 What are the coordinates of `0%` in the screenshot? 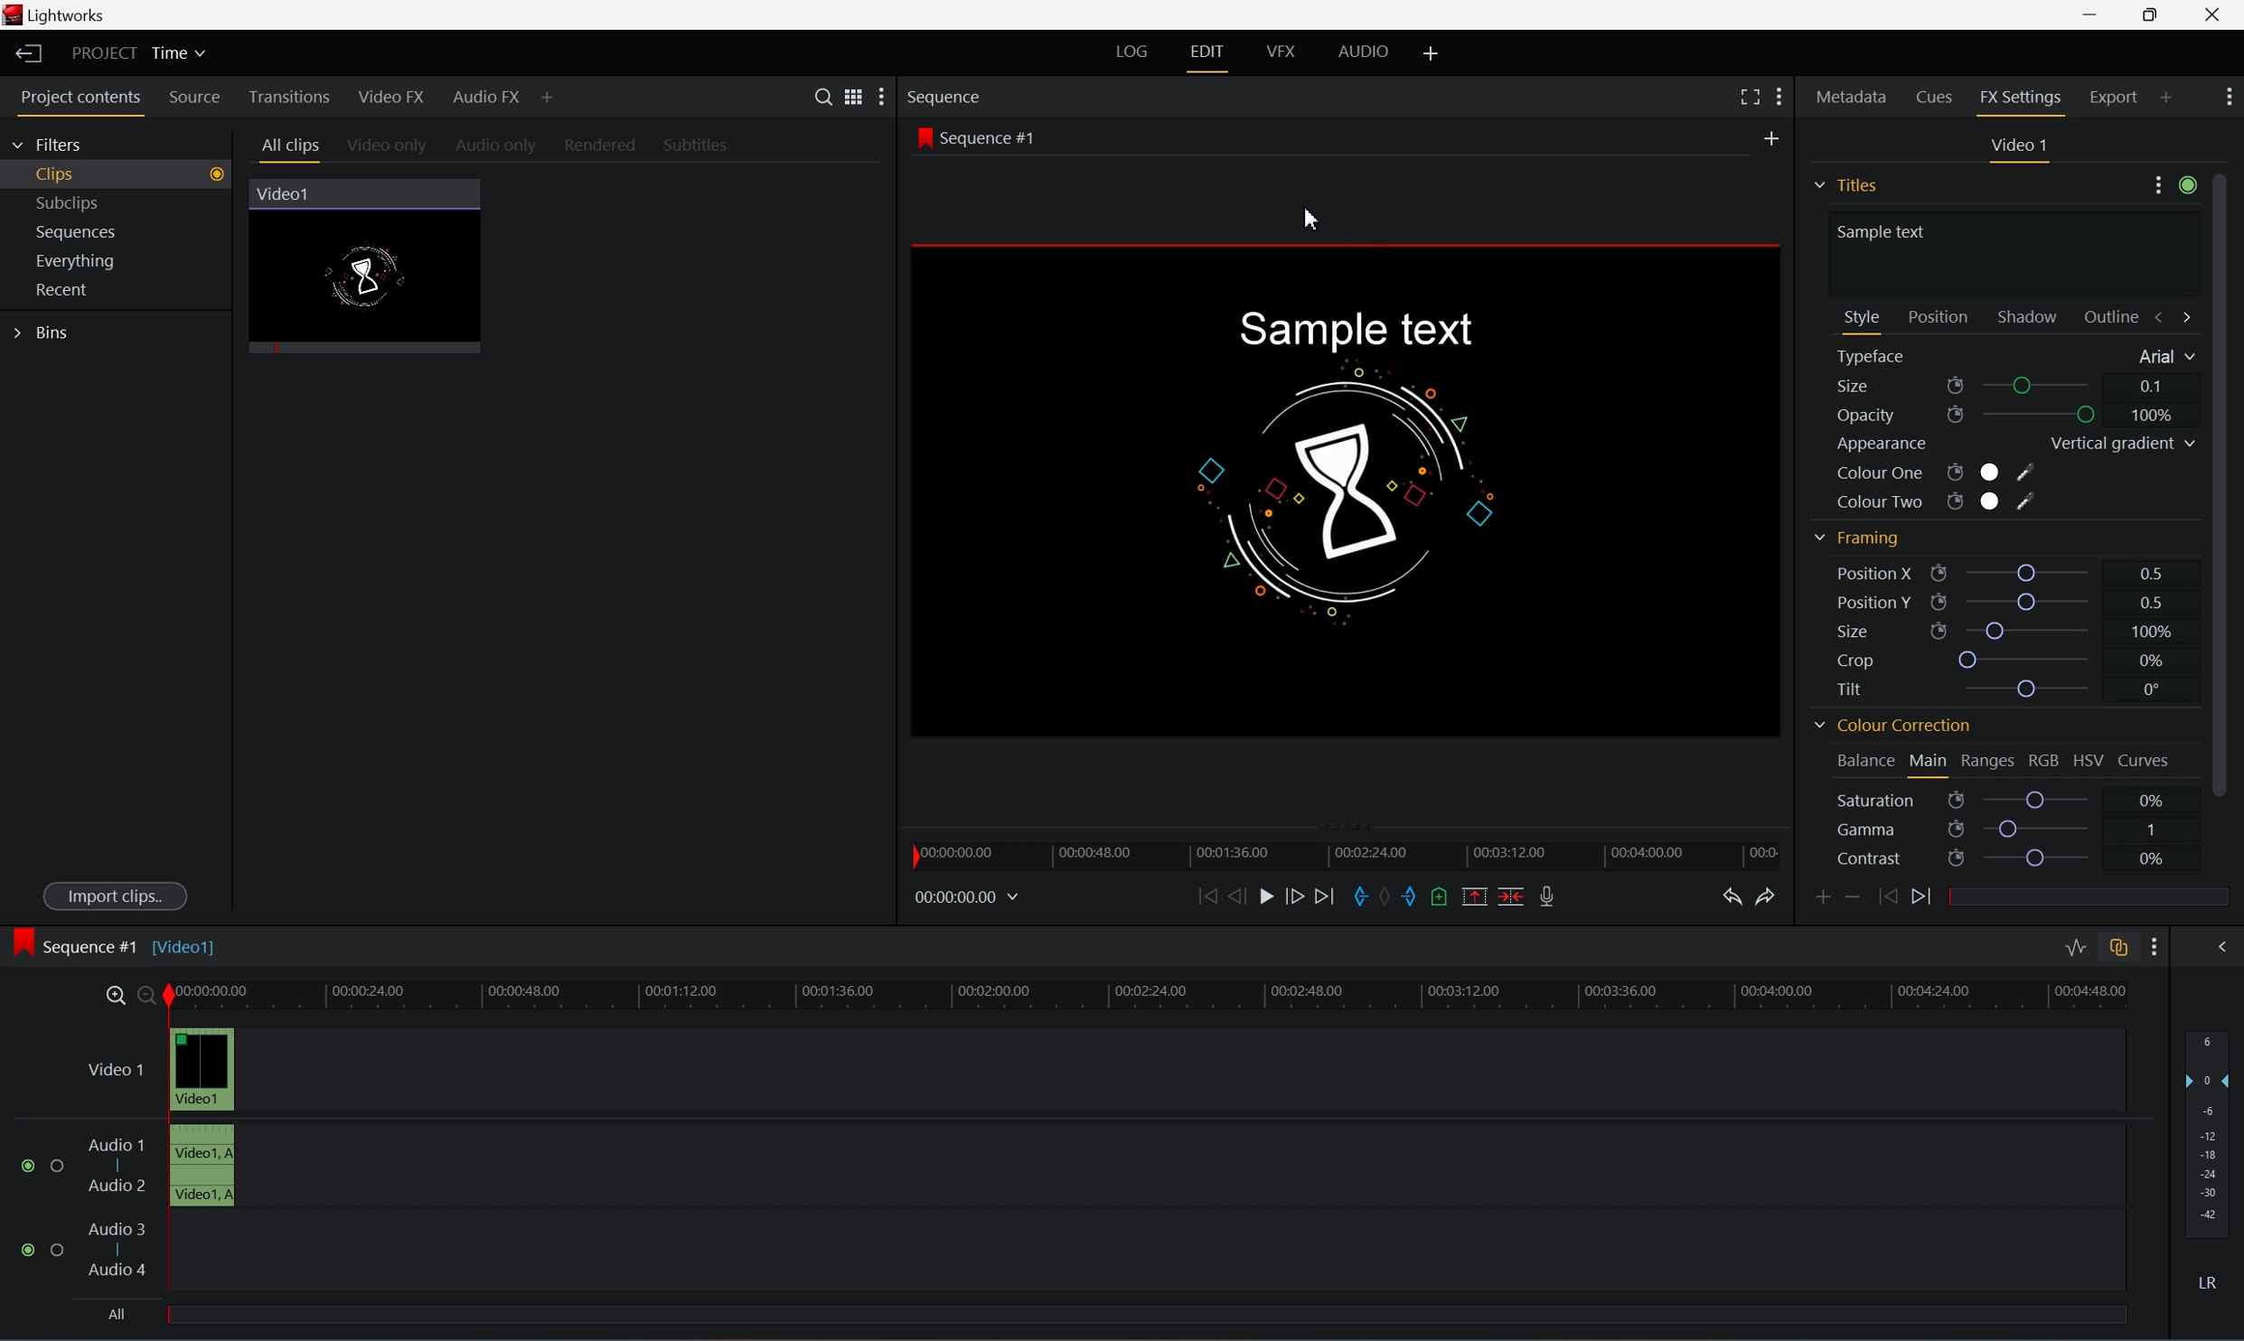 It's located at (2150, 858).